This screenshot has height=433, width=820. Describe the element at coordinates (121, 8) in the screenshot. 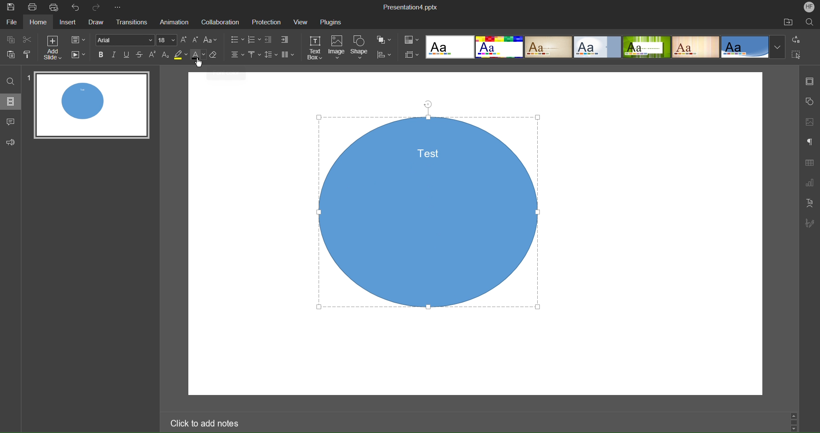

I see `More` at that location.